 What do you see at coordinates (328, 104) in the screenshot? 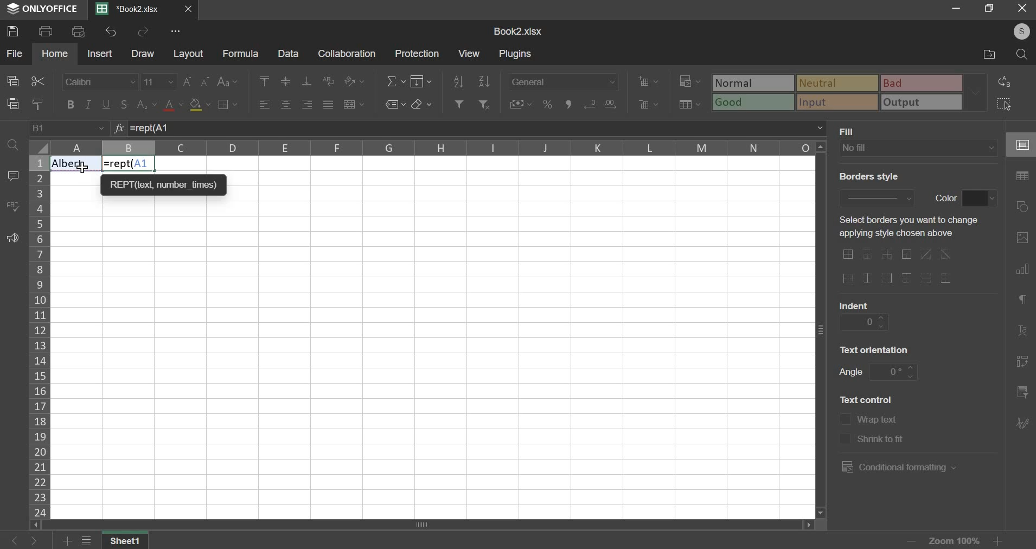
I see `justified` at bounding box center [328, 104].